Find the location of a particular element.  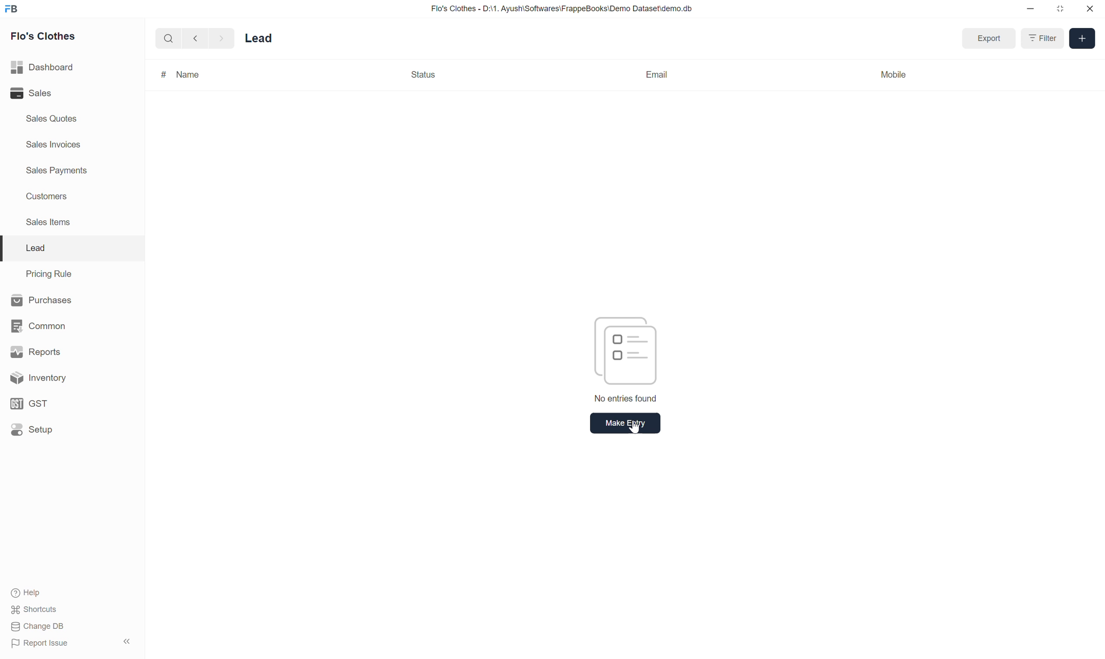

 Reports is located at coordinates (32, 351).